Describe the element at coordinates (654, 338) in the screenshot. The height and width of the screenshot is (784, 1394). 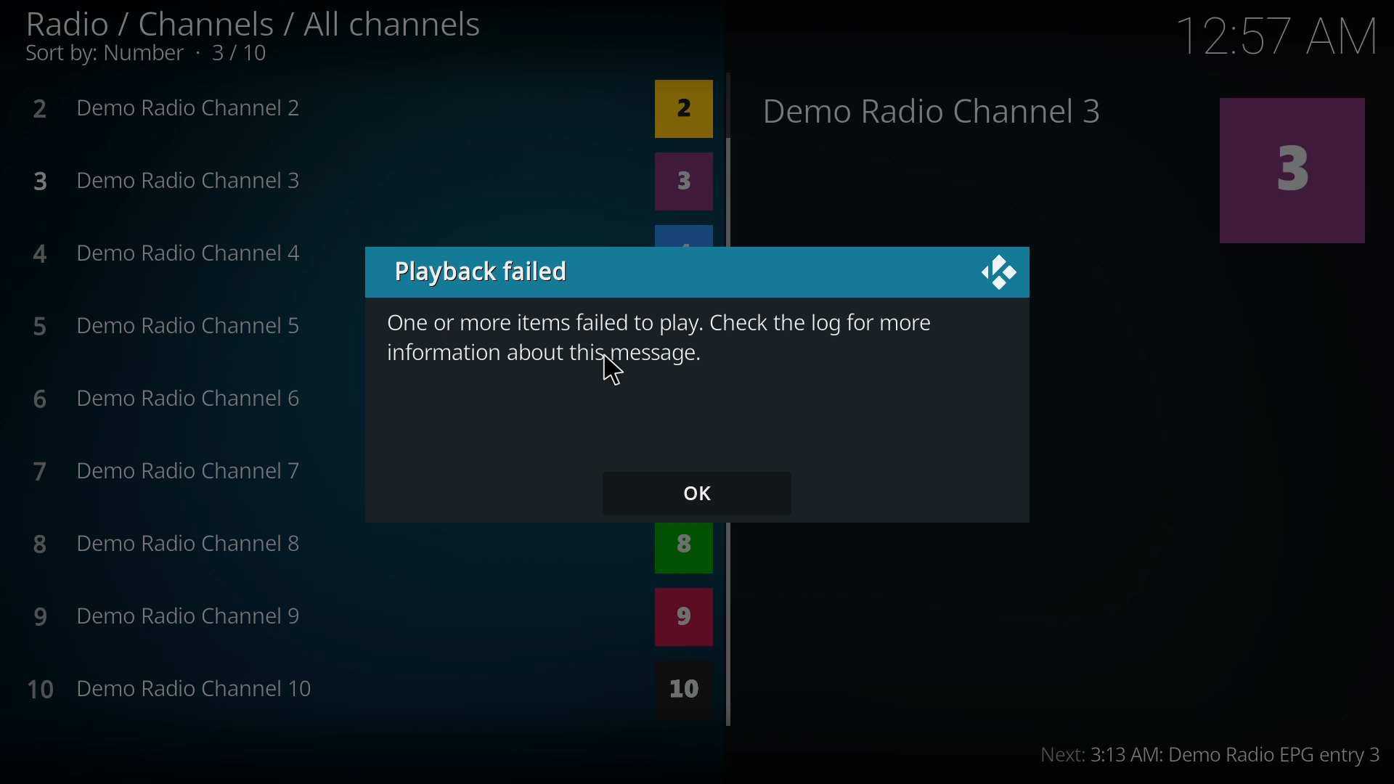
I see `One or more items failed to play. Check the log for more information about this messaage.` at that location.